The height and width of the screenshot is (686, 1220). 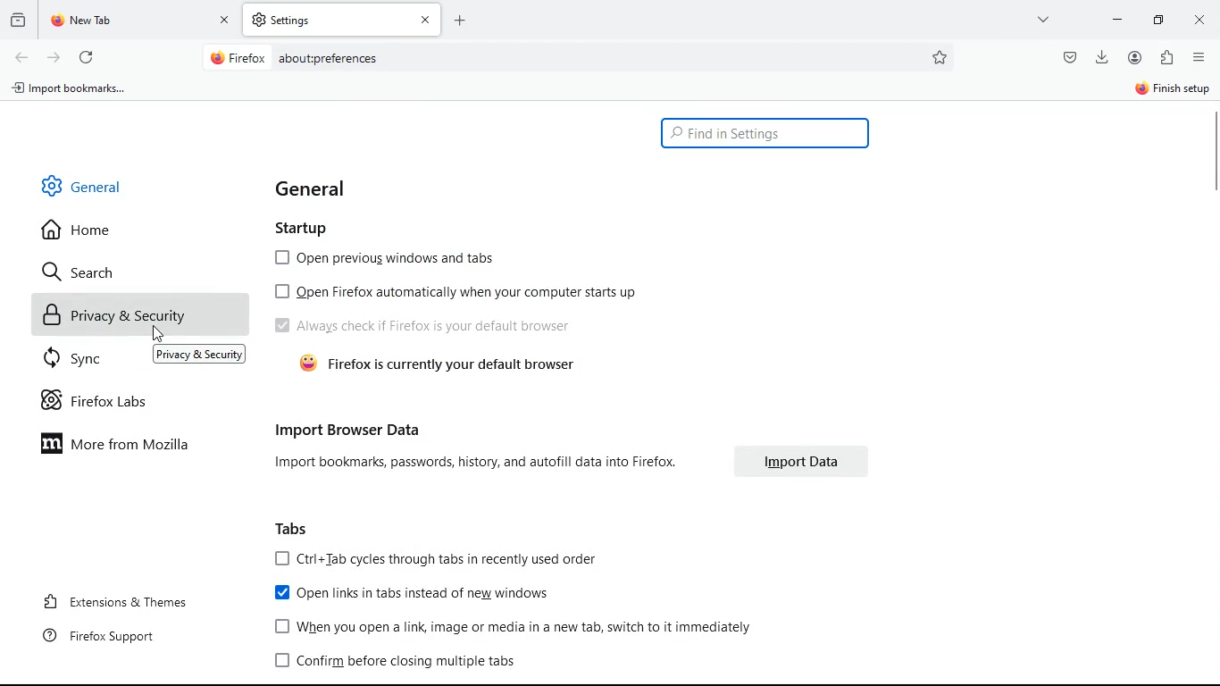 What do you see at coordinates (394, 259) in the screenshot?
I see `open Previous windows and tabs` at bounding box center [394, 259].